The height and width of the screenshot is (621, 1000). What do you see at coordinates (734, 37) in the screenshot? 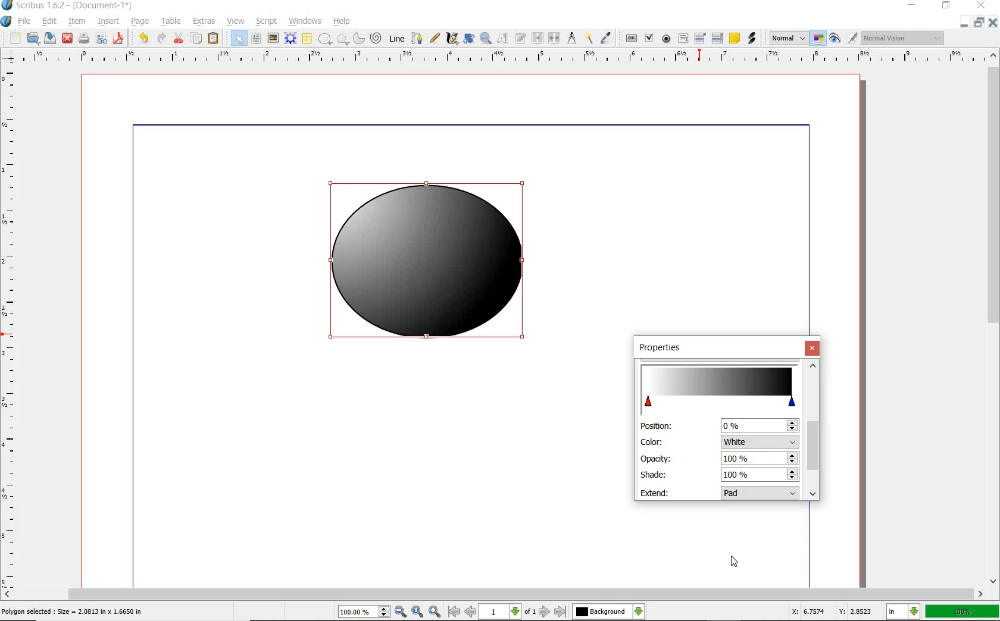
I see `TEXT ANNOATATION` at bounding box center [734, 37].